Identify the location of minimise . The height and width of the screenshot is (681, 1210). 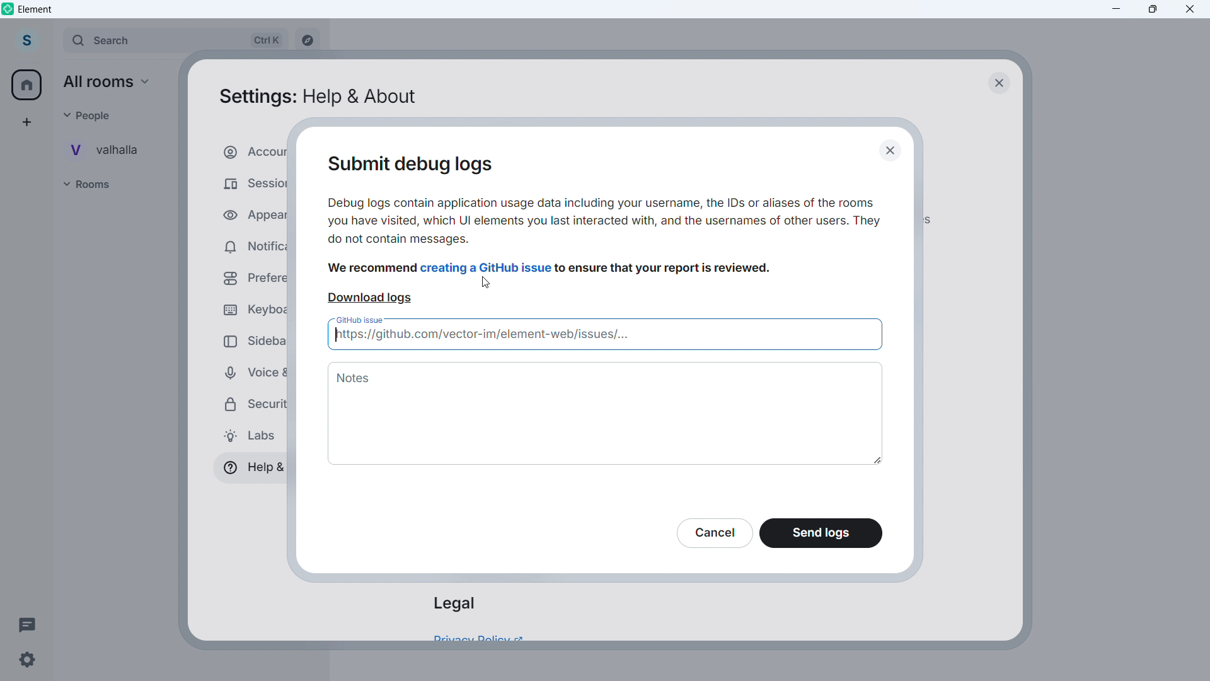
(1117, 9).